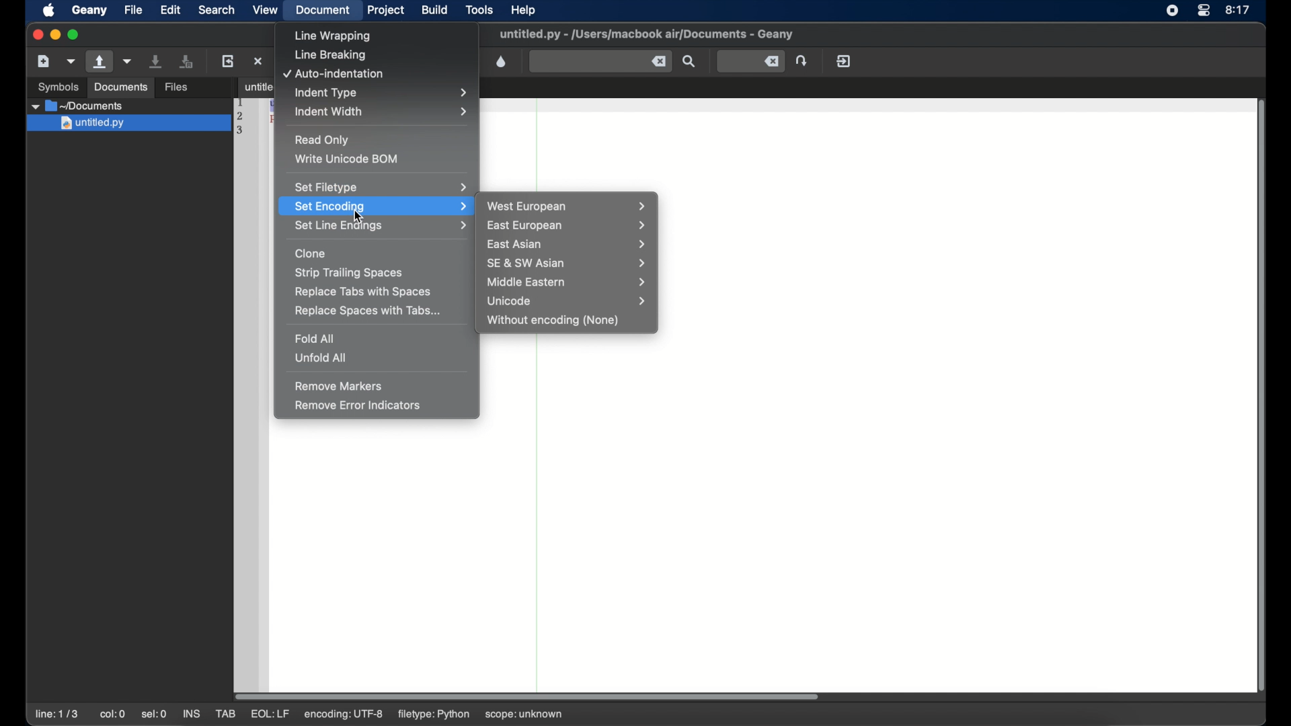 The width and height of the screenshot is (1291, 726). I want to click on symbols, so click(59, 87).